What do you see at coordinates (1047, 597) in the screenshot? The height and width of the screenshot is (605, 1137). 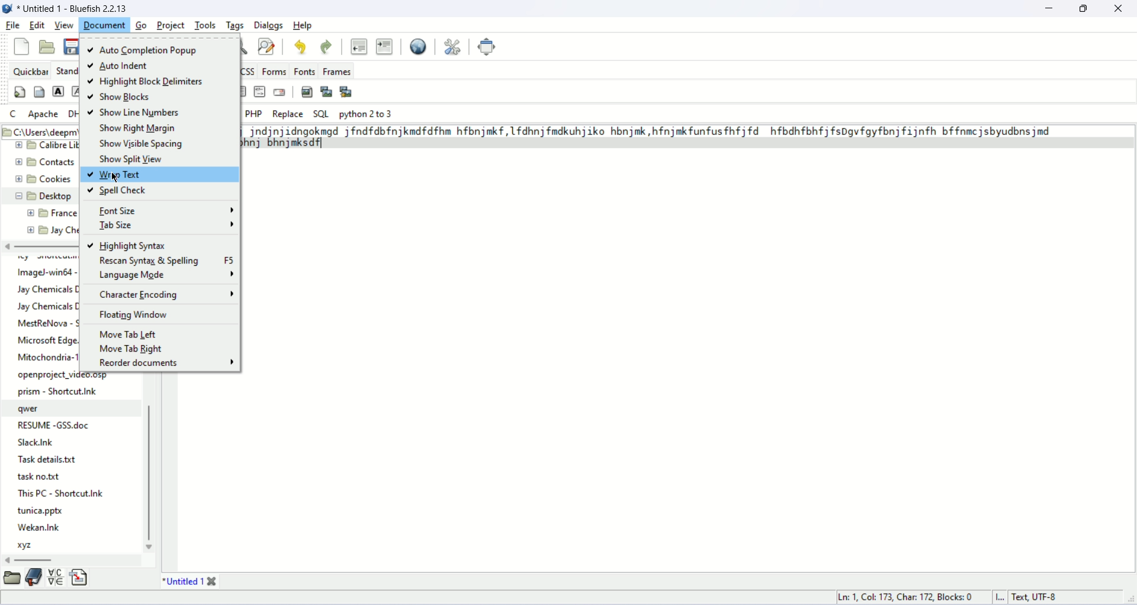 I see `text, UTF-8` at bounding box center [1047, 597].